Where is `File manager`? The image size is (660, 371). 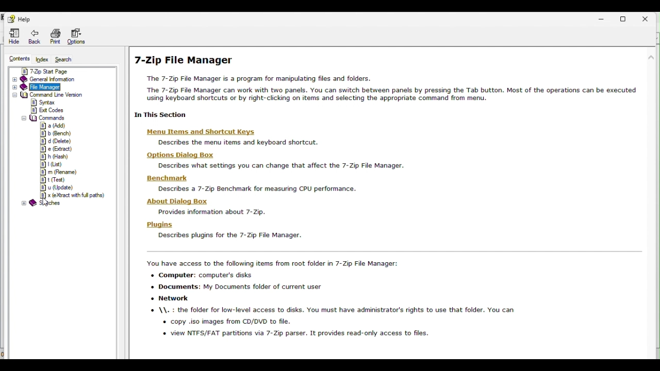 File manager is located at coordinates (43, 88).